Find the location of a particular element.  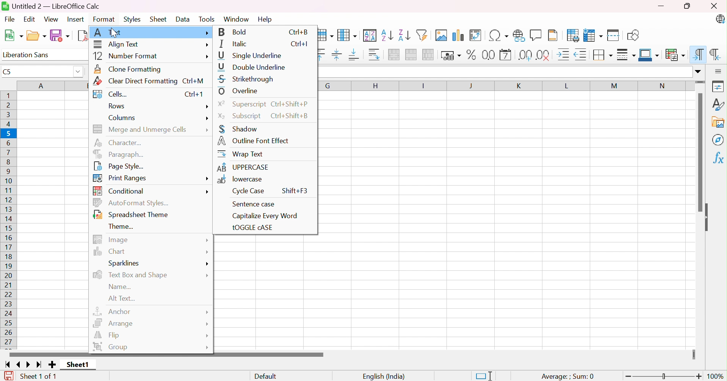

UPPERCASE is located at coordinates (243, 167).